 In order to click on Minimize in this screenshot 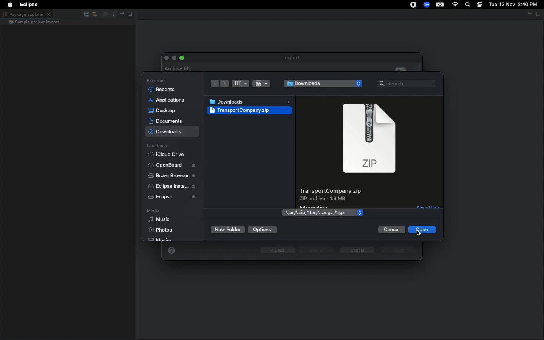, I will do `click(529, 14)`.